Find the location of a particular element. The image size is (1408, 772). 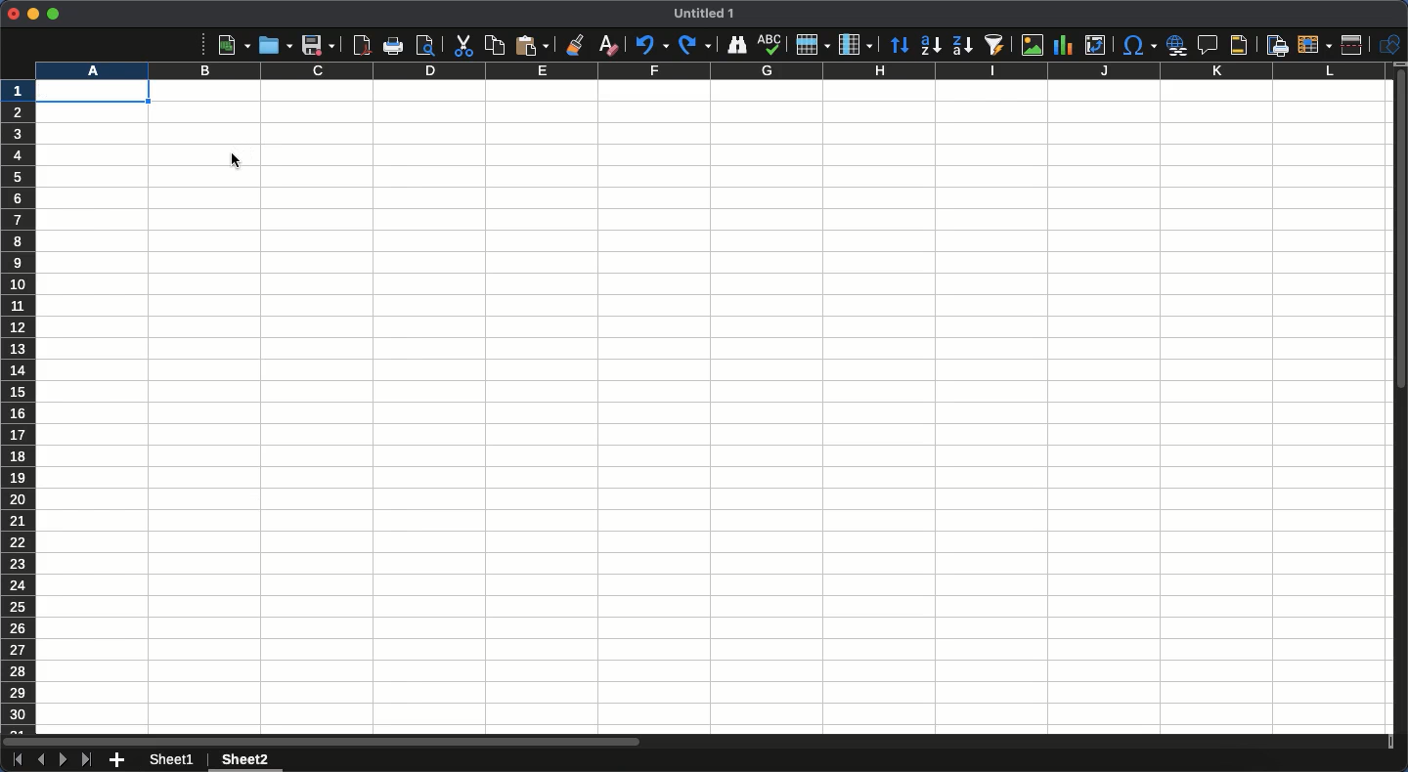

Autofilter is located at coordinates (993, 45).